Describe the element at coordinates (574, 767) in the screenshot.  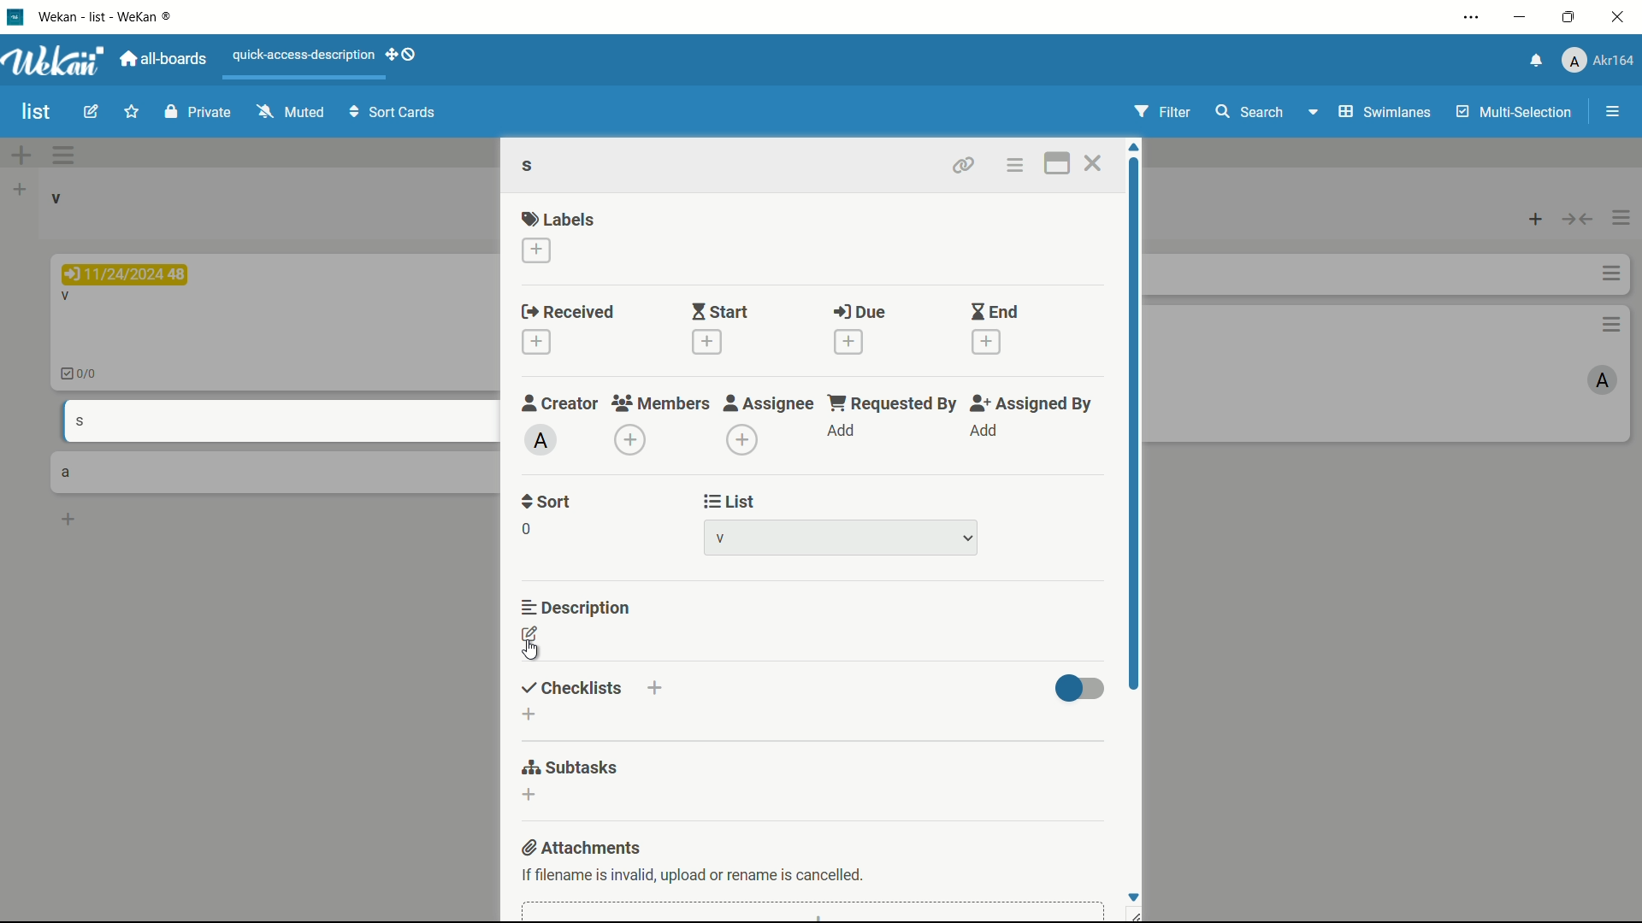
I see `subtasks` at that location.